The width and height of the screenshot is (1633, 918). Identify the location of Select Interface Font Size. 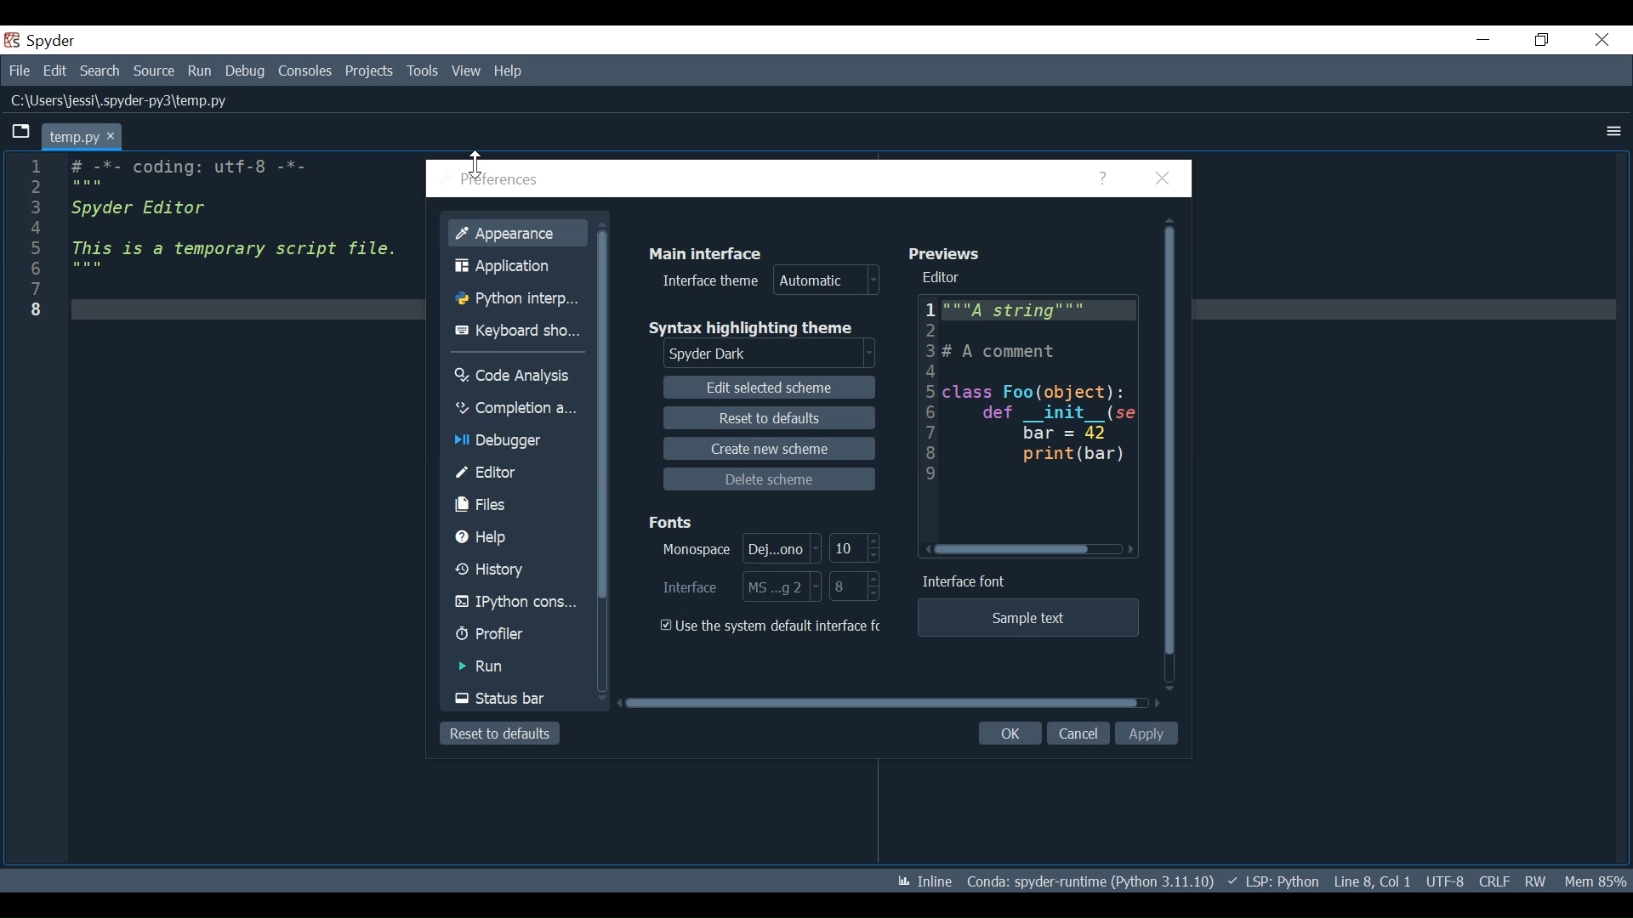
(856, 586).